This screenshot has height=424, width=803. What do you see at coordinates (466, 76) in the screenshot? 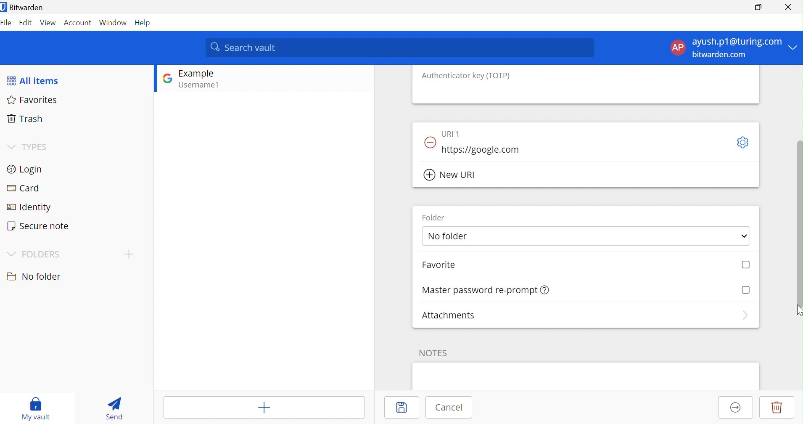
I see `Authenticator key (TOTP)` at bounding box center [466, 76].